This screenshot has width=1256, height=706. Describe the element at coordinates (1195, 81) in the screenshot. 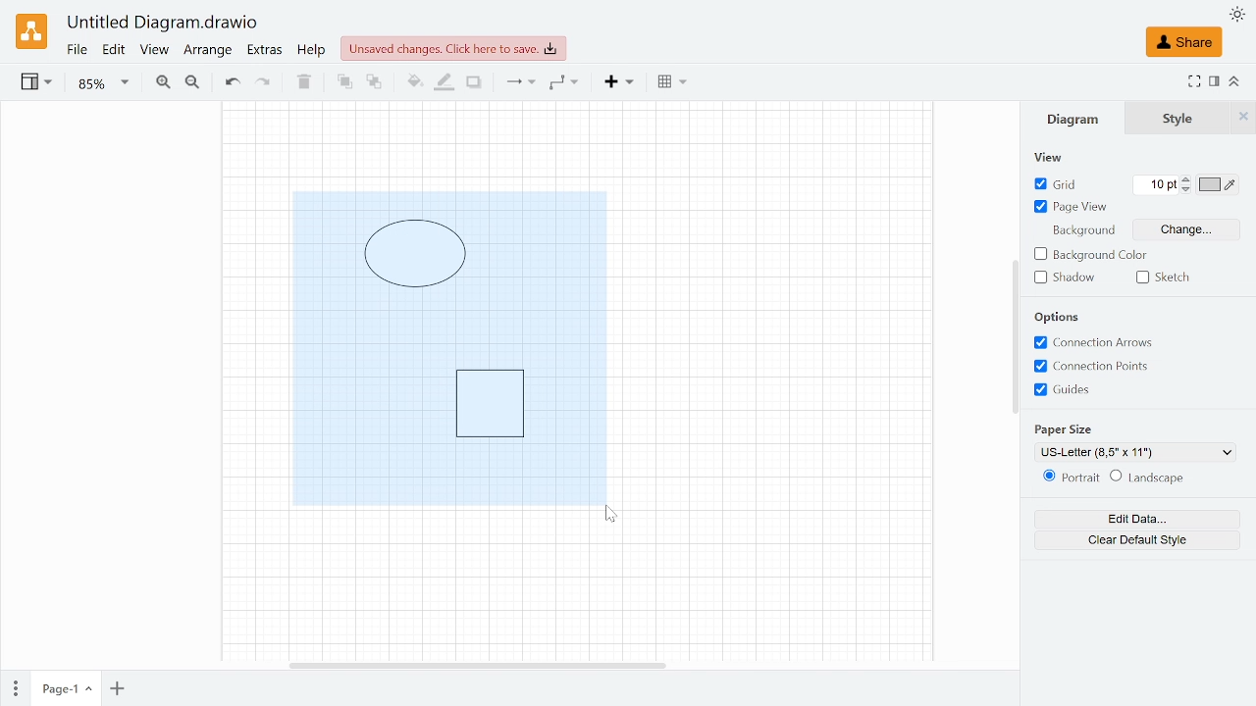

I see `` at that location.